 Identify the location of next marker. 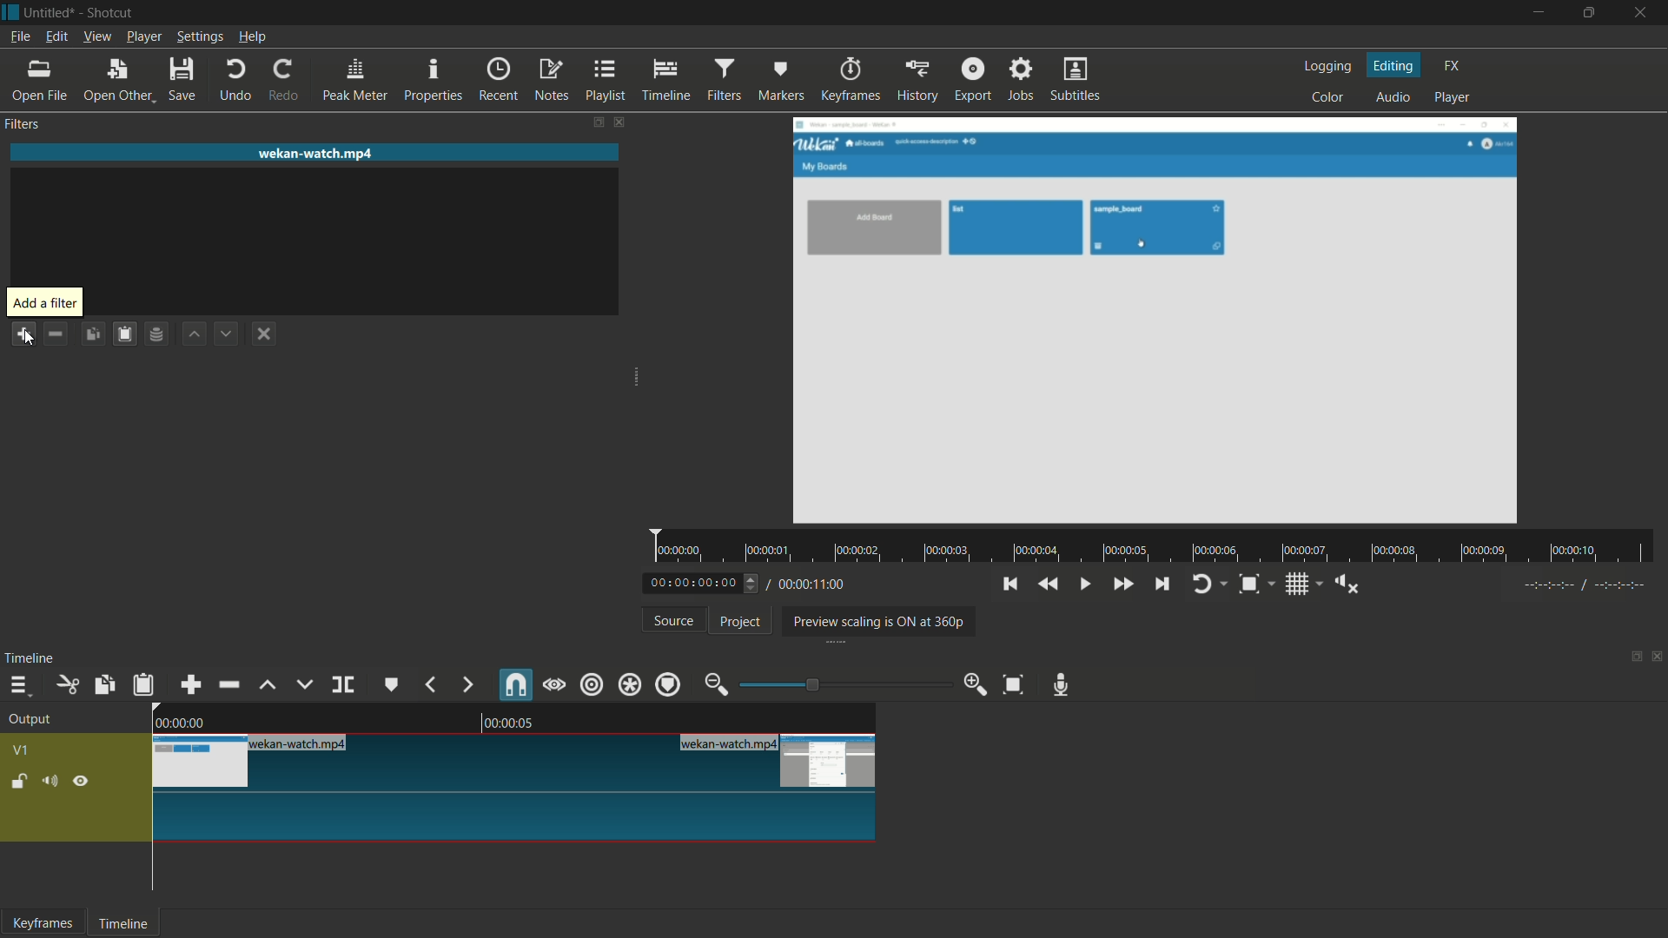
(466, 685).